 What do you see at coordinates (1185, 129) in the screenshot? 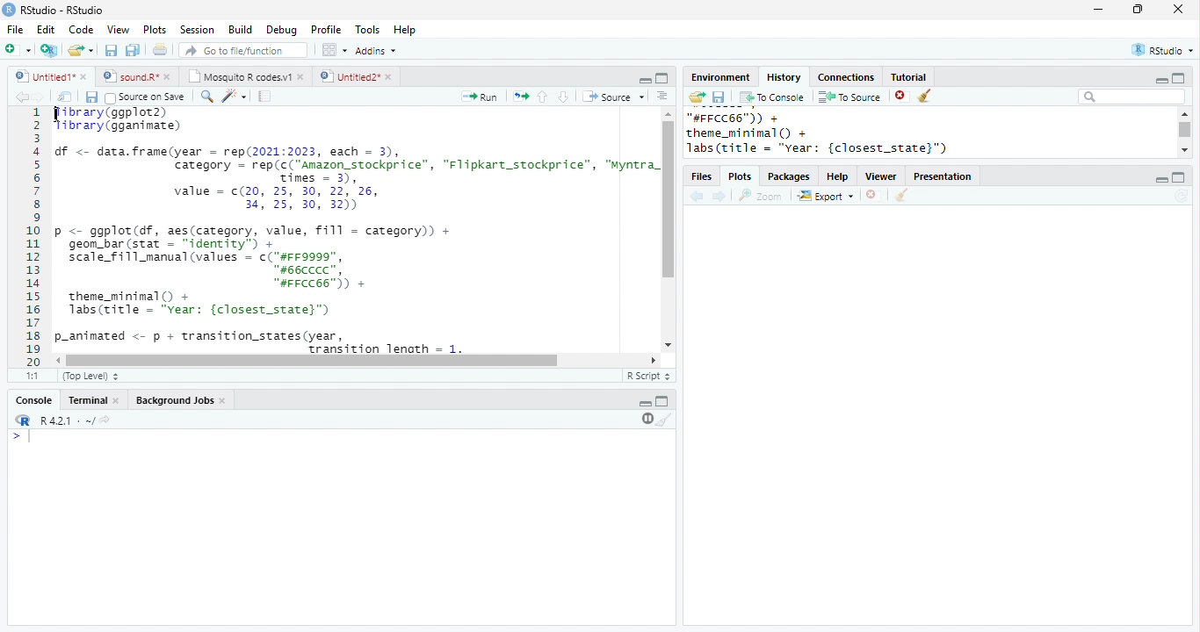
I see `scroll bar` at bounding box center [1185, 129].